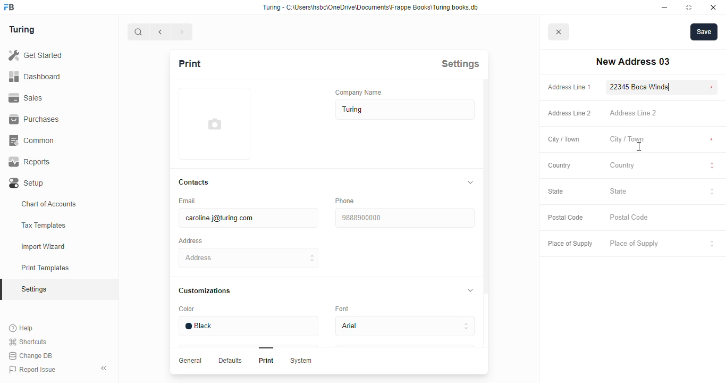 The image size is (726, 383). What do you see at coordinates (248, 218) in the screenshot?
I see `caroline.j@turing.com` at bounding box center [248, 218].